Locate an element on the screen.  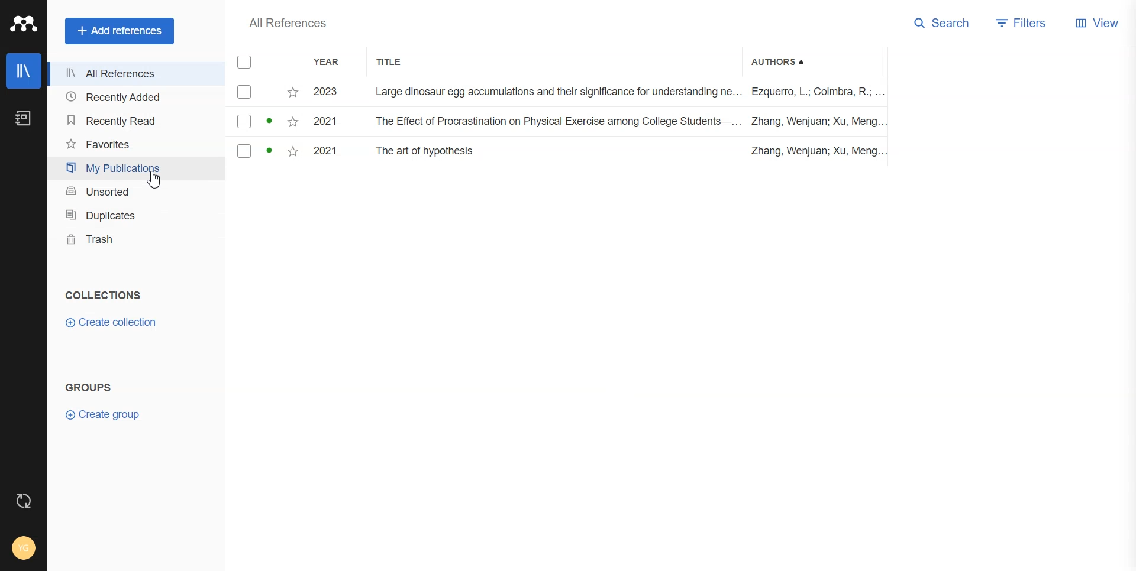
Zhang, Wenjuan; Xu, Meng. is located at coordinates (812, 151).